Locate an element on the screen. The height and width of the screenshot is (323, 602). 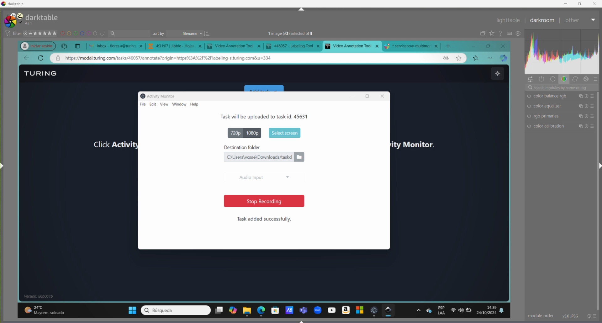
copy is located at coordinates (65, 46).